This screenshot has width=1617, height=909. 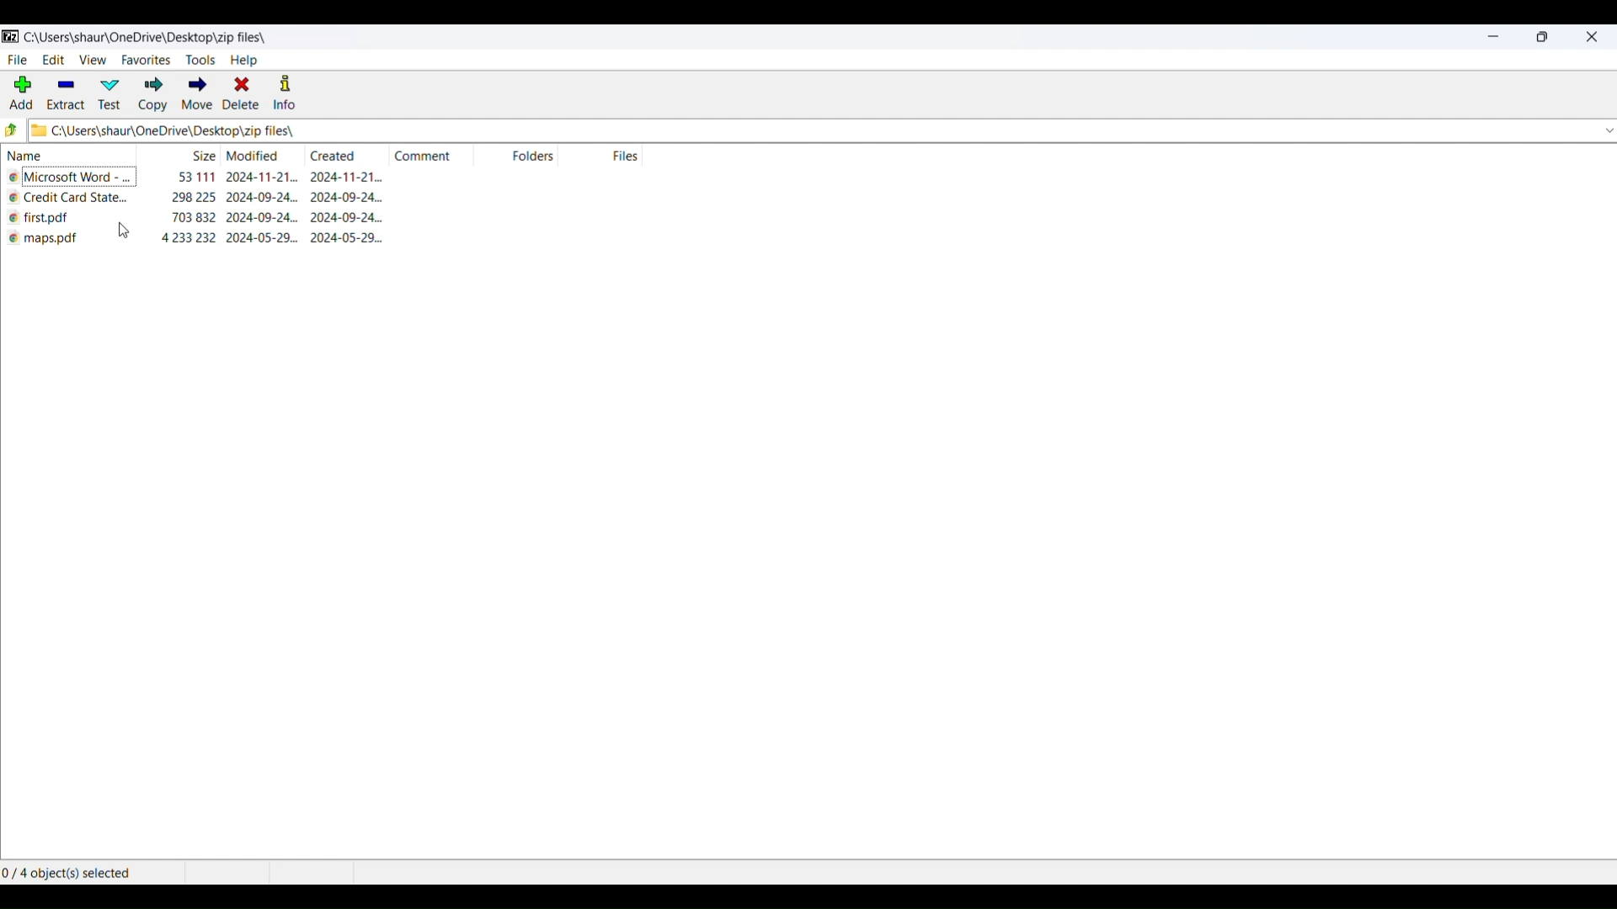 What do you see at coordinates (1493, 36) in the screenshot?
I see `minimize` at bounding box center [1493, 36].